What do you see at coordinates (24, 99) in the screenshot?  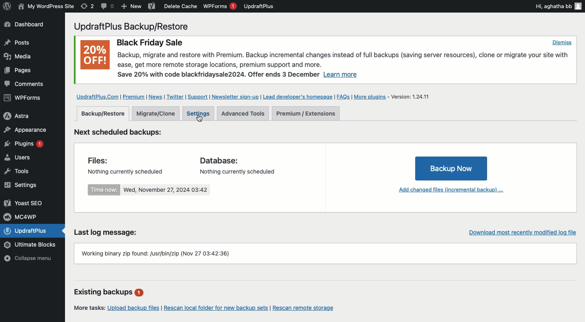 I see `WPForms` at bounding box center [24, 99].